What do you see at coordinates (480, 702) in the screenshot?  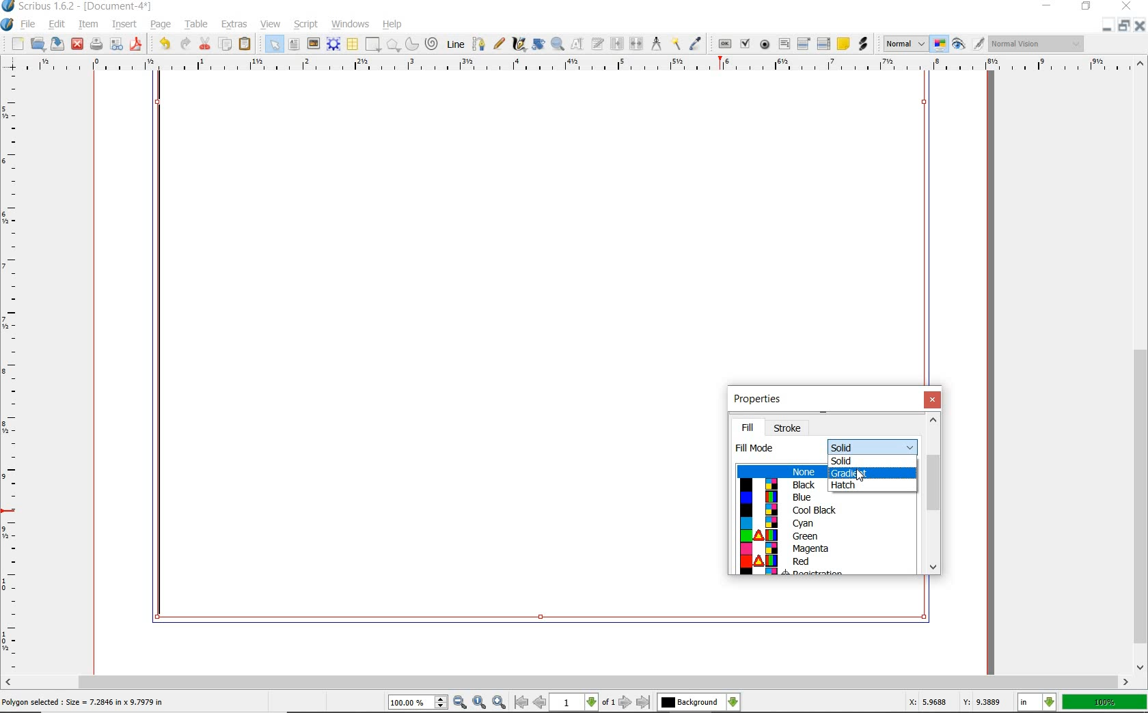 I see `zoom to 100%` at bounding box center [480, 702].